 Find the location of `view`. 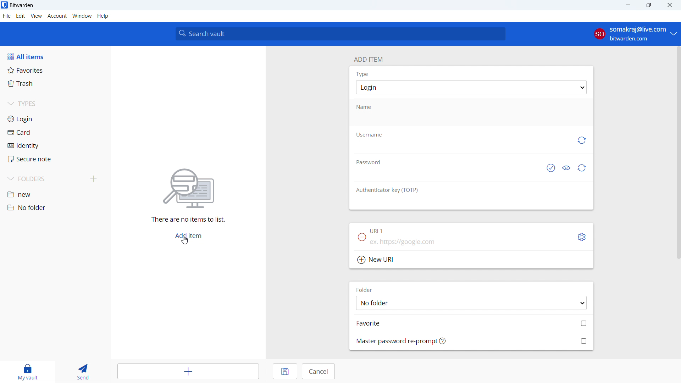

view is located at coordinates (36, 16).